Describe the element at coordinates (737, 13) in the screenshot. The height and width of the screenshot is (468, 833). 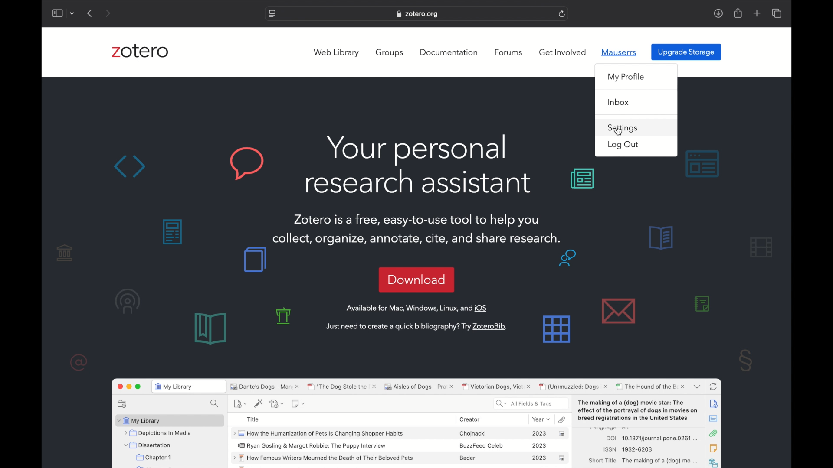
I see `share` at that location.